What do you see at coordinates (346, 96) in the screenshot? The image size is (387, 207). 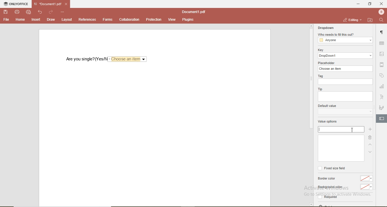 I see `empty box` at bounding box center [346, 96].